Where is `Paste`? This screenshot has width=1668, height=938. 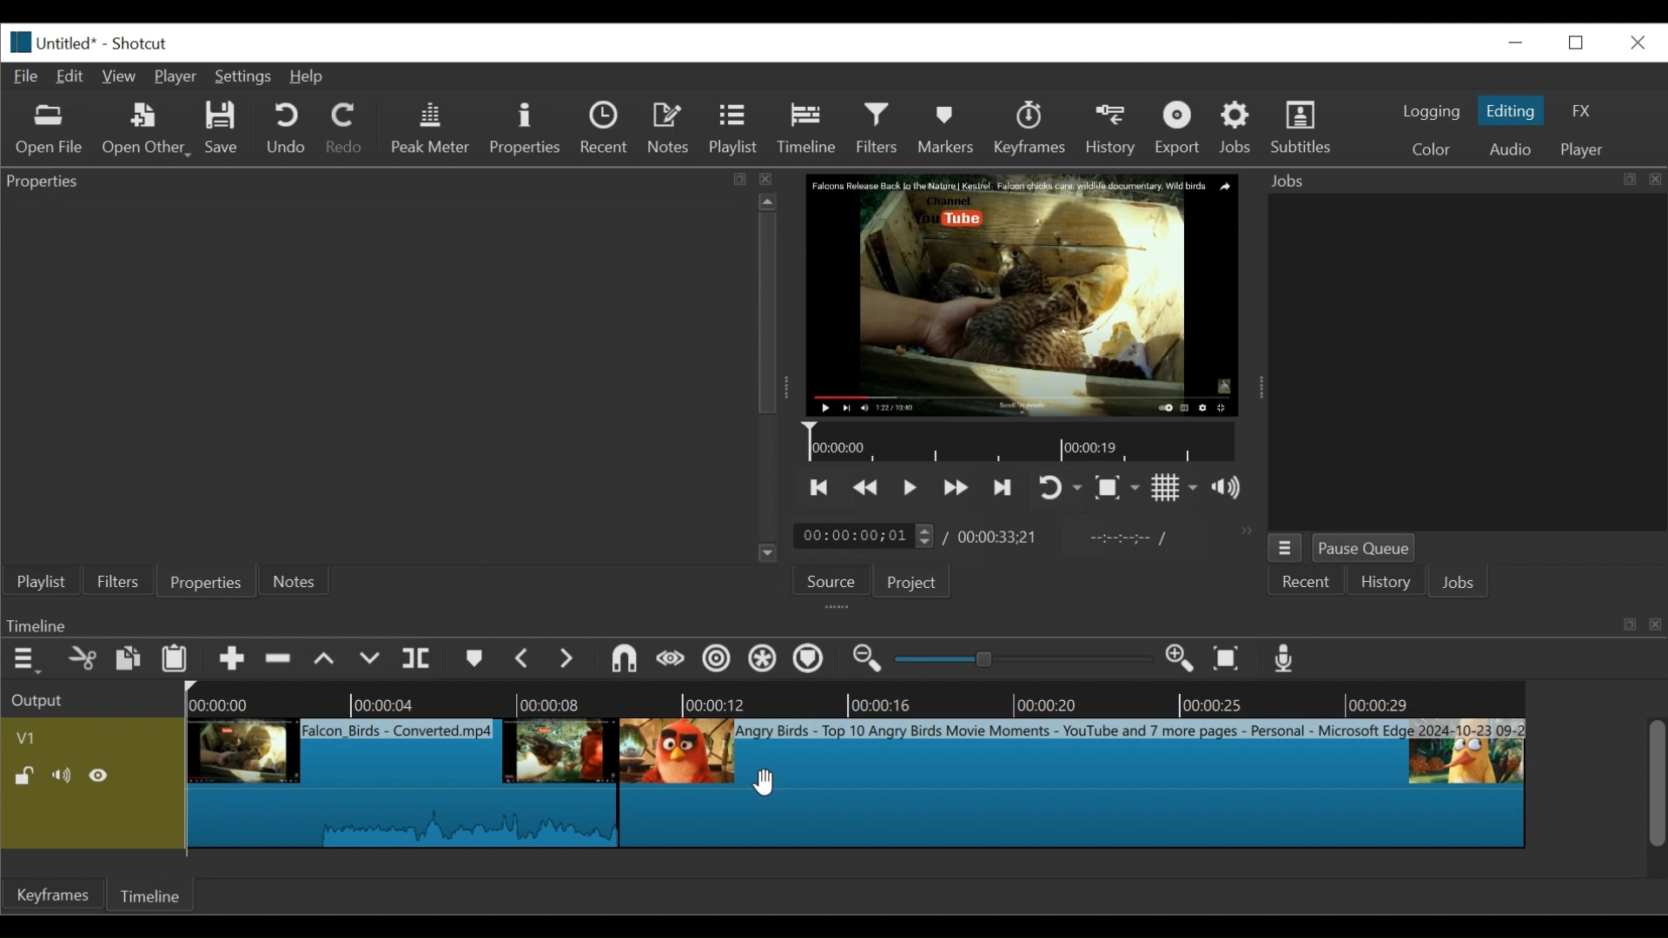 Paste is located at coordinates (176, 660).